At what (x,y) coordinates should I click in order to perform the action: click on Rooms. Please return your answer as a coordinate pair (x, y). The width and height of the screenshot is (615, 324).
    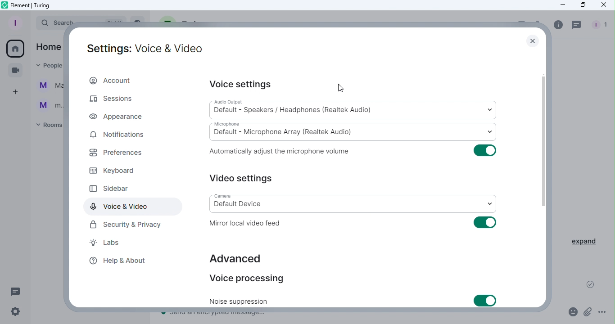
    Looking at the image, I should click on (50, 127).